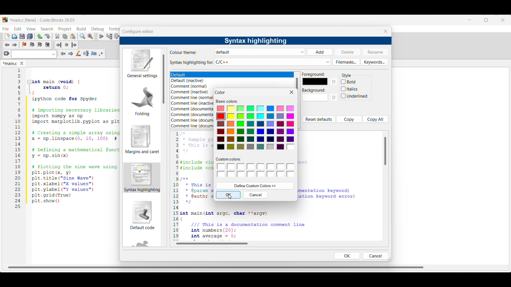  I want to click on Search menu, so click(47, 29).